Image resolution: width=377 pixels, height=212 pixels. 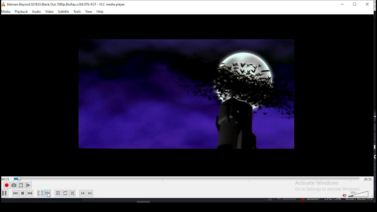 What do you see at coordinates (358, 194) in the screenshot?
I see `colume` at bounding box center [358, 194].